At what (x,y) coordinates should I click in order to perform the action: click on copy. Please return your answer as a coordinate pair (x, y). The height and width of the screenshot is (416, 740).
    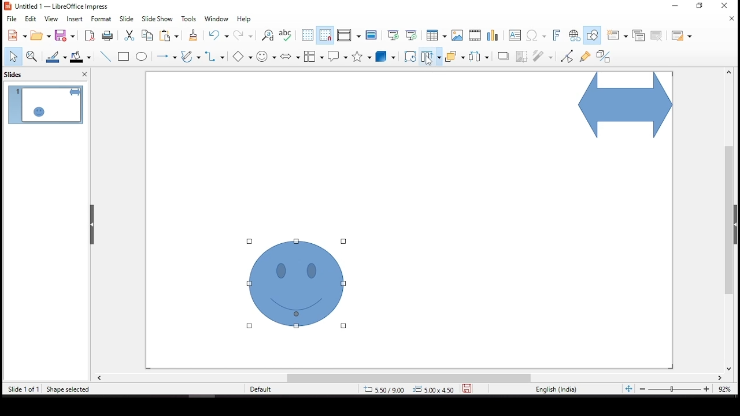
    Looking at the image, I should click on (145, 35).